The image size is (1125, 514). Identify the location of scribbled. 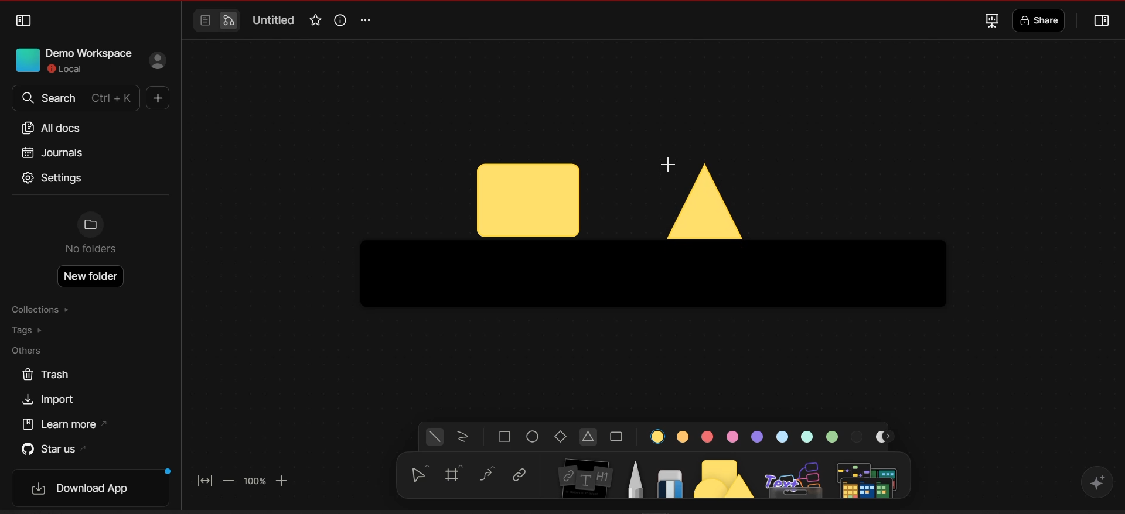
(463, 438).